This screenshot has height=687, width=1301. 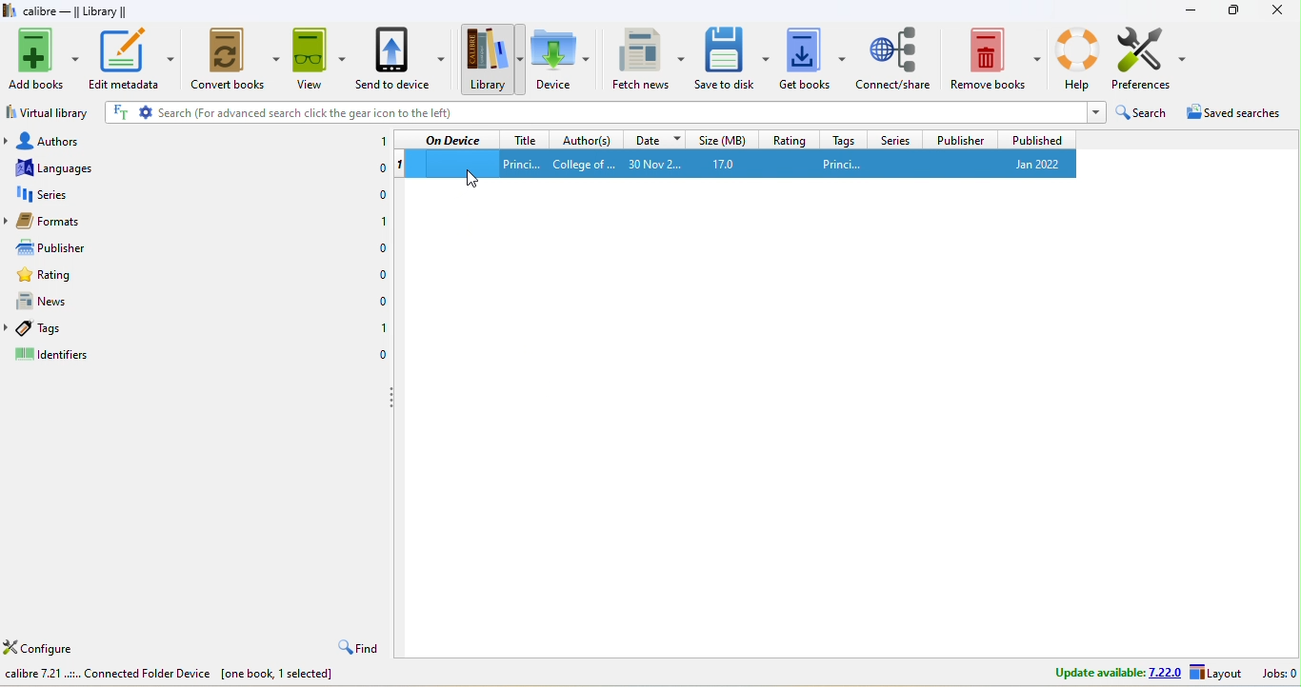 What do you see at coordinates (318, 61) in the screenshot?
I see `view` at bounding box center [318, 61].